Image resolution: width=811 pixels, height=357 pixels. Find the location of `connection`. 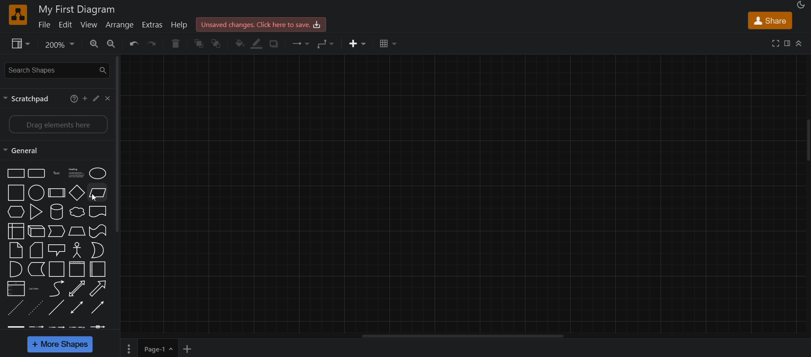

connection is located at coordinates (302, 43).